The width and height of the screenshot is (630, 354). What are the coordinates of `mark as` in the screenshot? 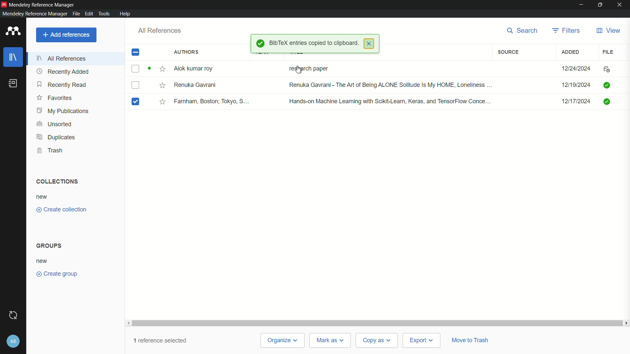 It's located at (331, 341).